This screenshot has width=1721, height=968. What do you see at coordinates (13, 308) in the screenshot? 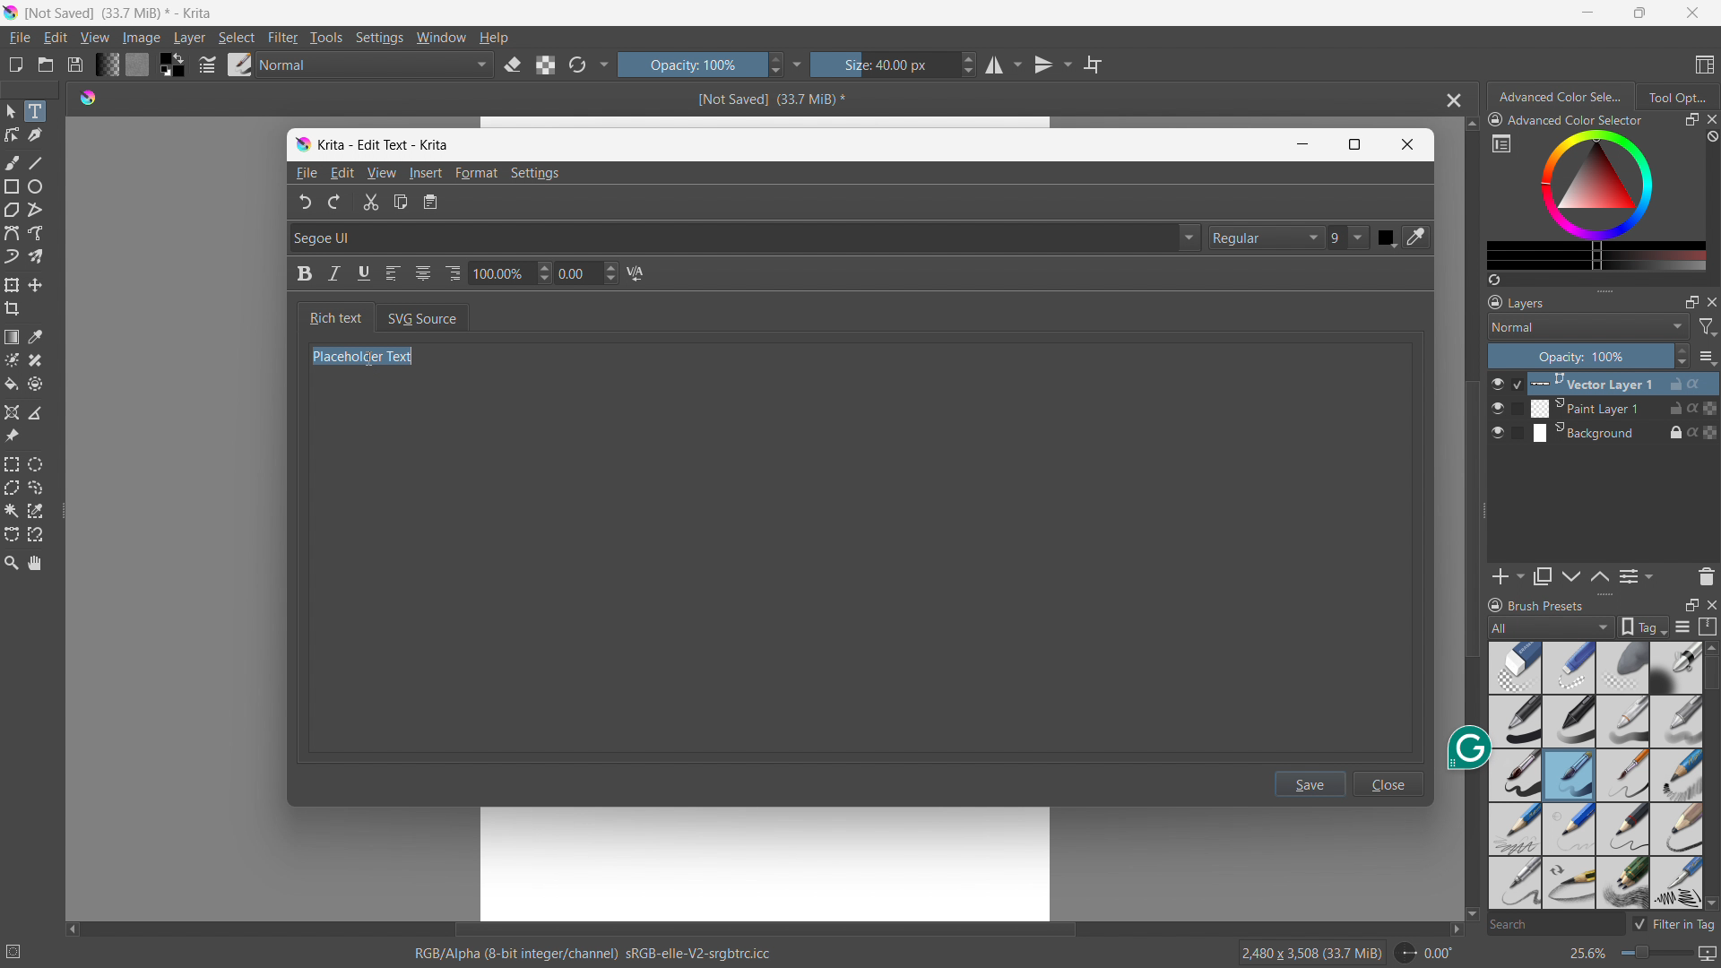
I see `crop the image to an area` at bounding box center [13, 308].